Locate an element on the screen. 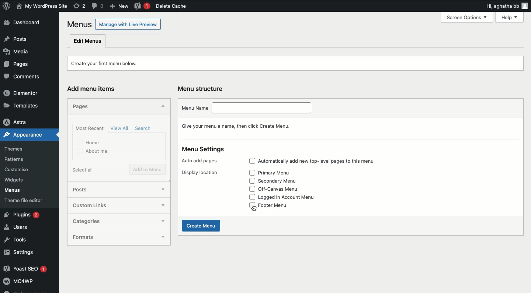  Formats is located at coordinates (111, 237).